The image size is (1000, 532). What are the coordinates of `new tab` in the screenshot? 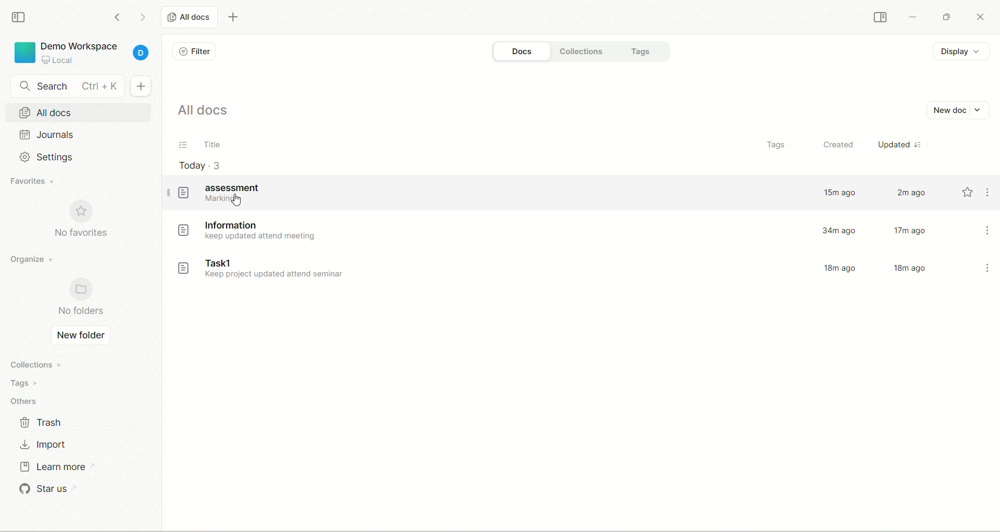 It's located at (233, 20).